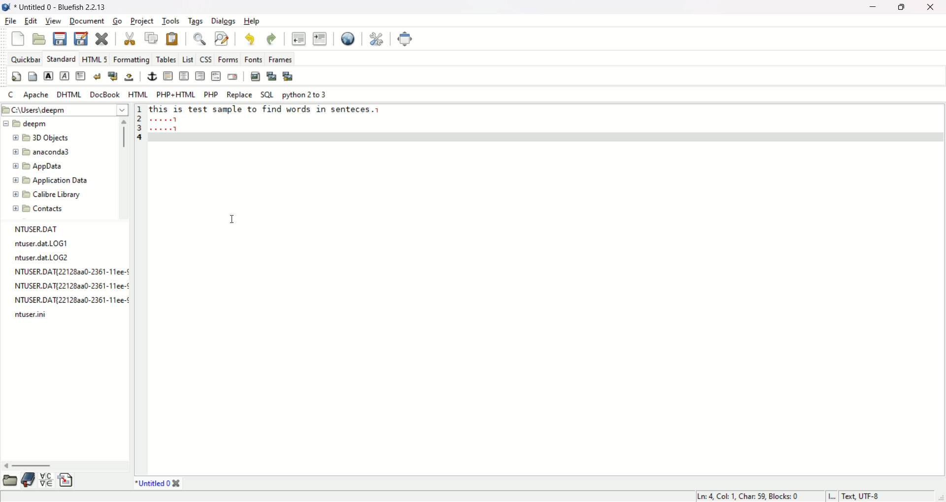 The height and width of the screenshot is (502, 946). I want to click on fonts, so click(253, 59).